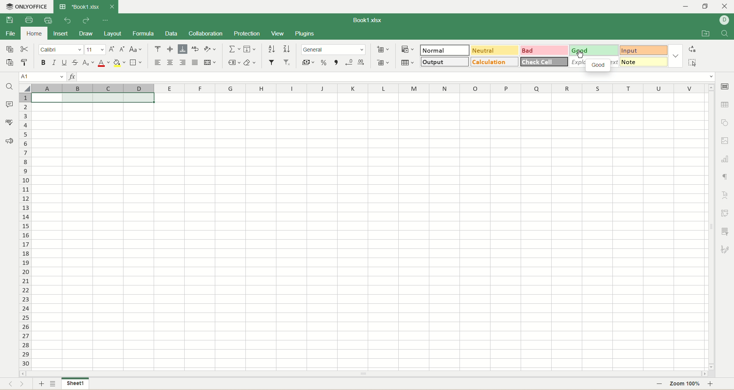  What do you see at coordinates (364, 374) in the screenshot?
I see `horizontal scroll bar` at bounding box center [364, 374].